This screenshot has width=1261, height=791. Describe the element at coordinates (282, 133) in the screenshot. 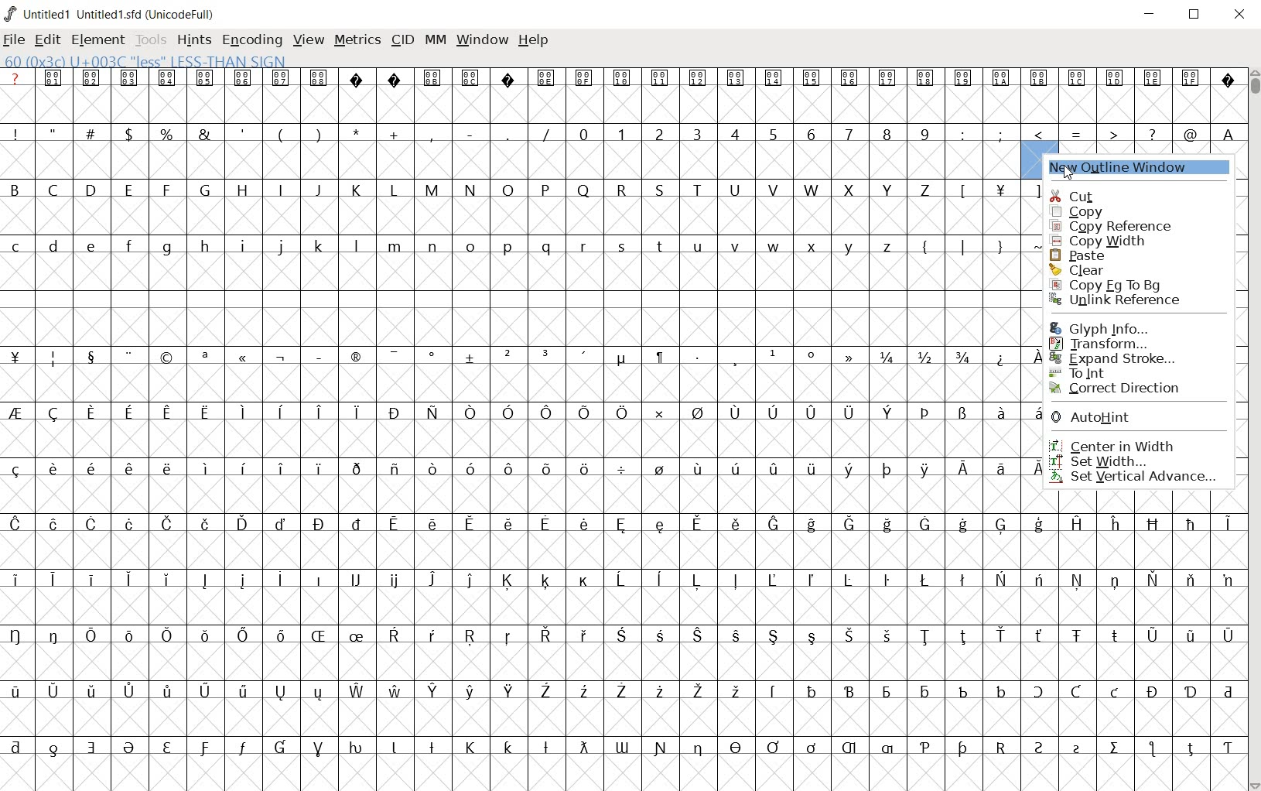

I see `symbols` at that location.